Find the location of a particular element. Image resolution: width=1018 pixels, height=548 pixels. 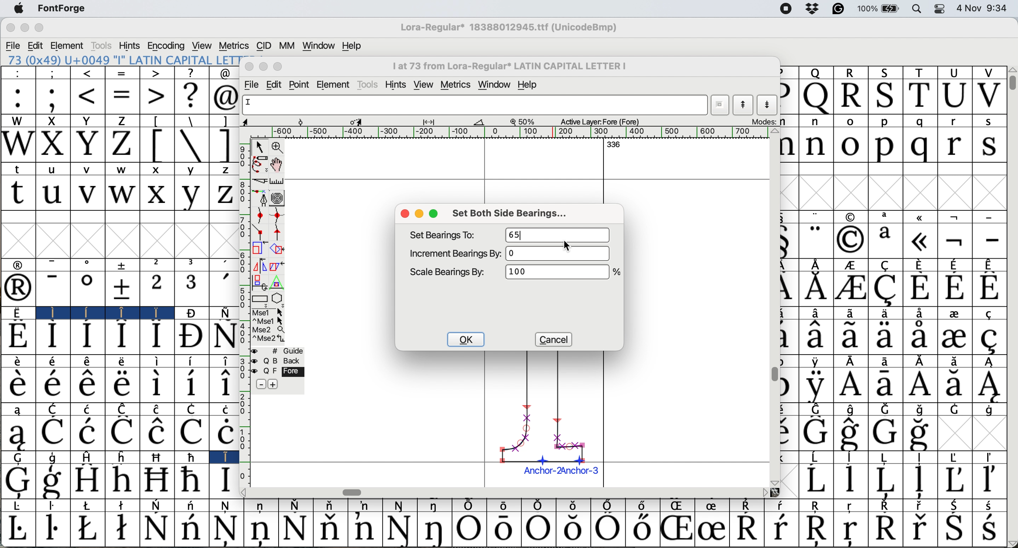

Symbol is located at coordinates (53, 529).